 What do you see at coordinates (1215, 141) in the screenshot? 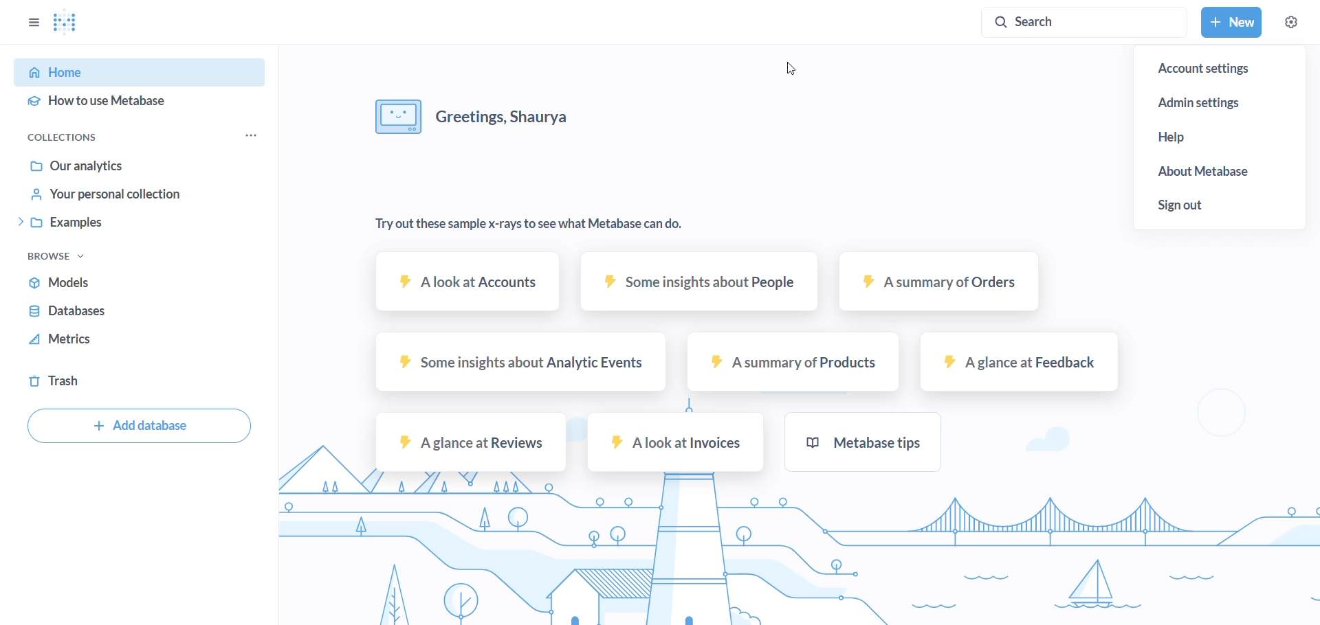
I see `help ` at bounding box center [1215, 141].